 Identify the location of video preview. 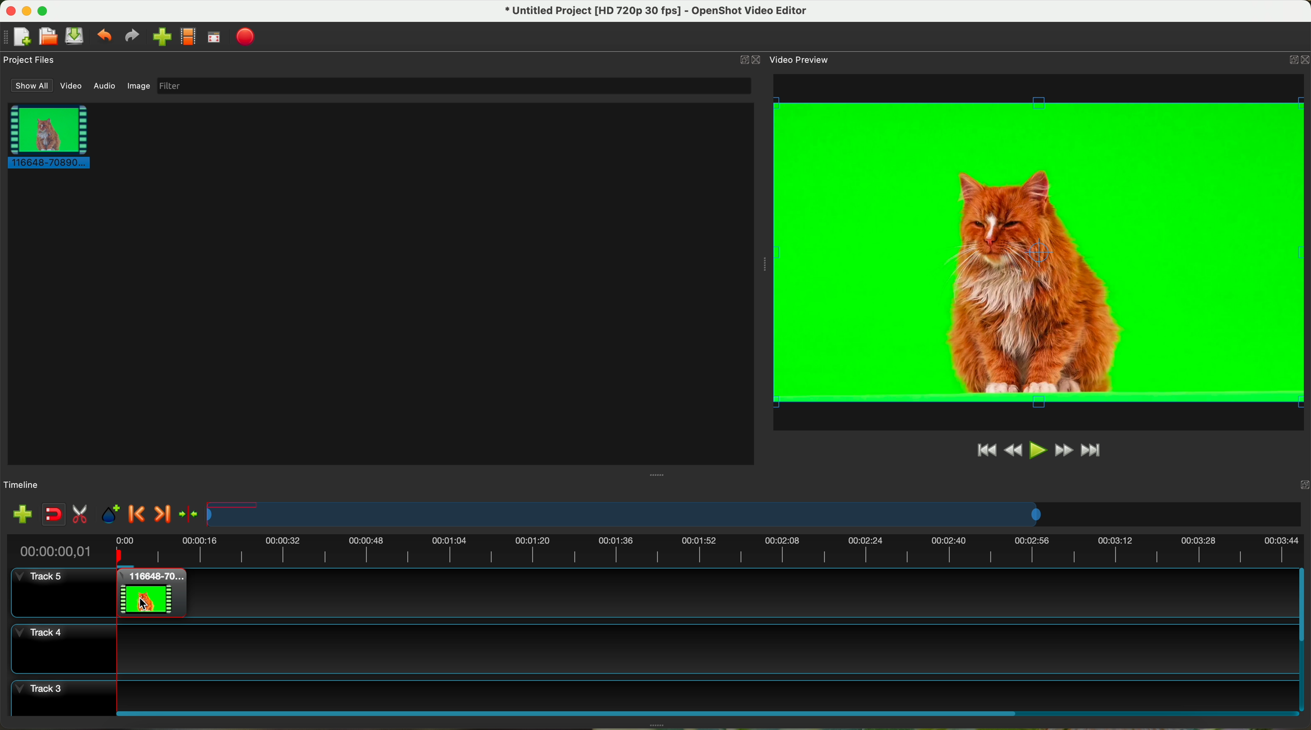
(801, 59).